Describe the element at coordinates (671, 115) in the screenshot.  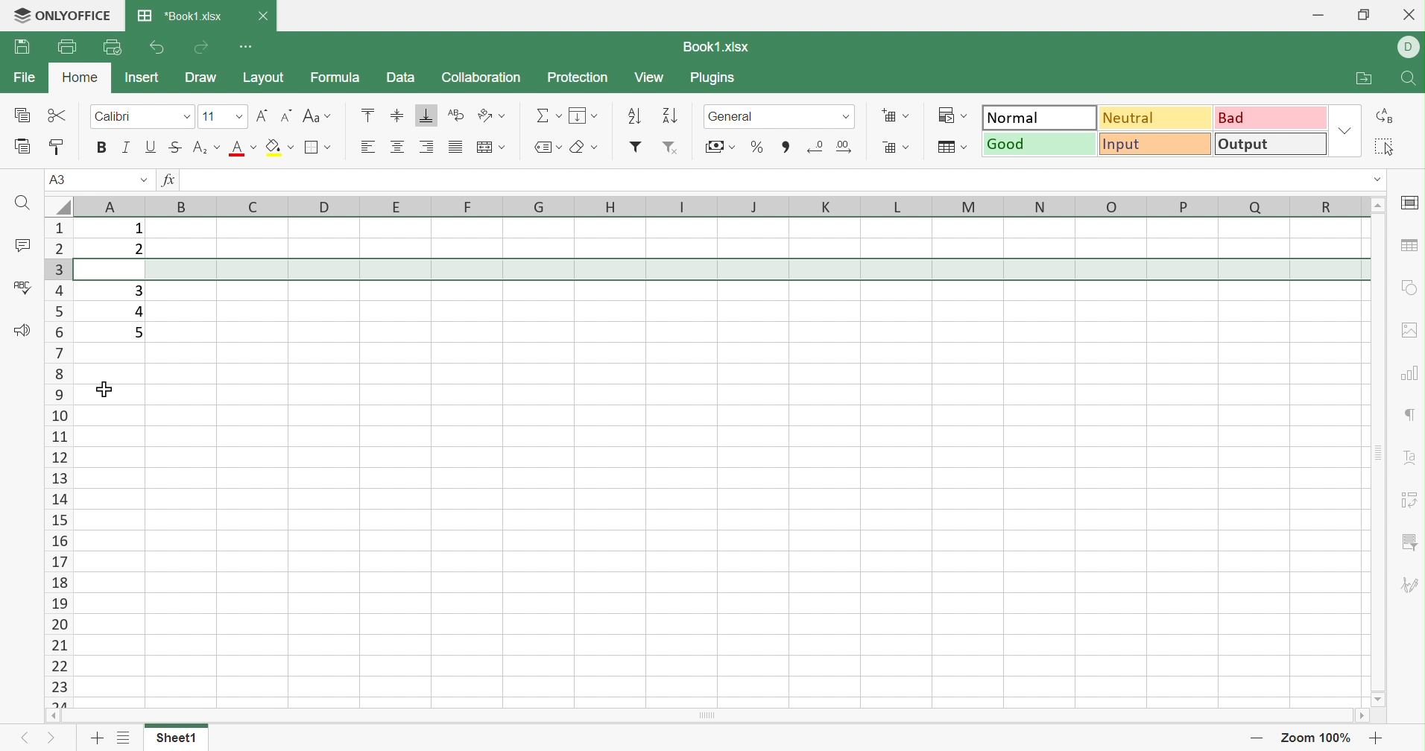
I see `Descending order` at that location.